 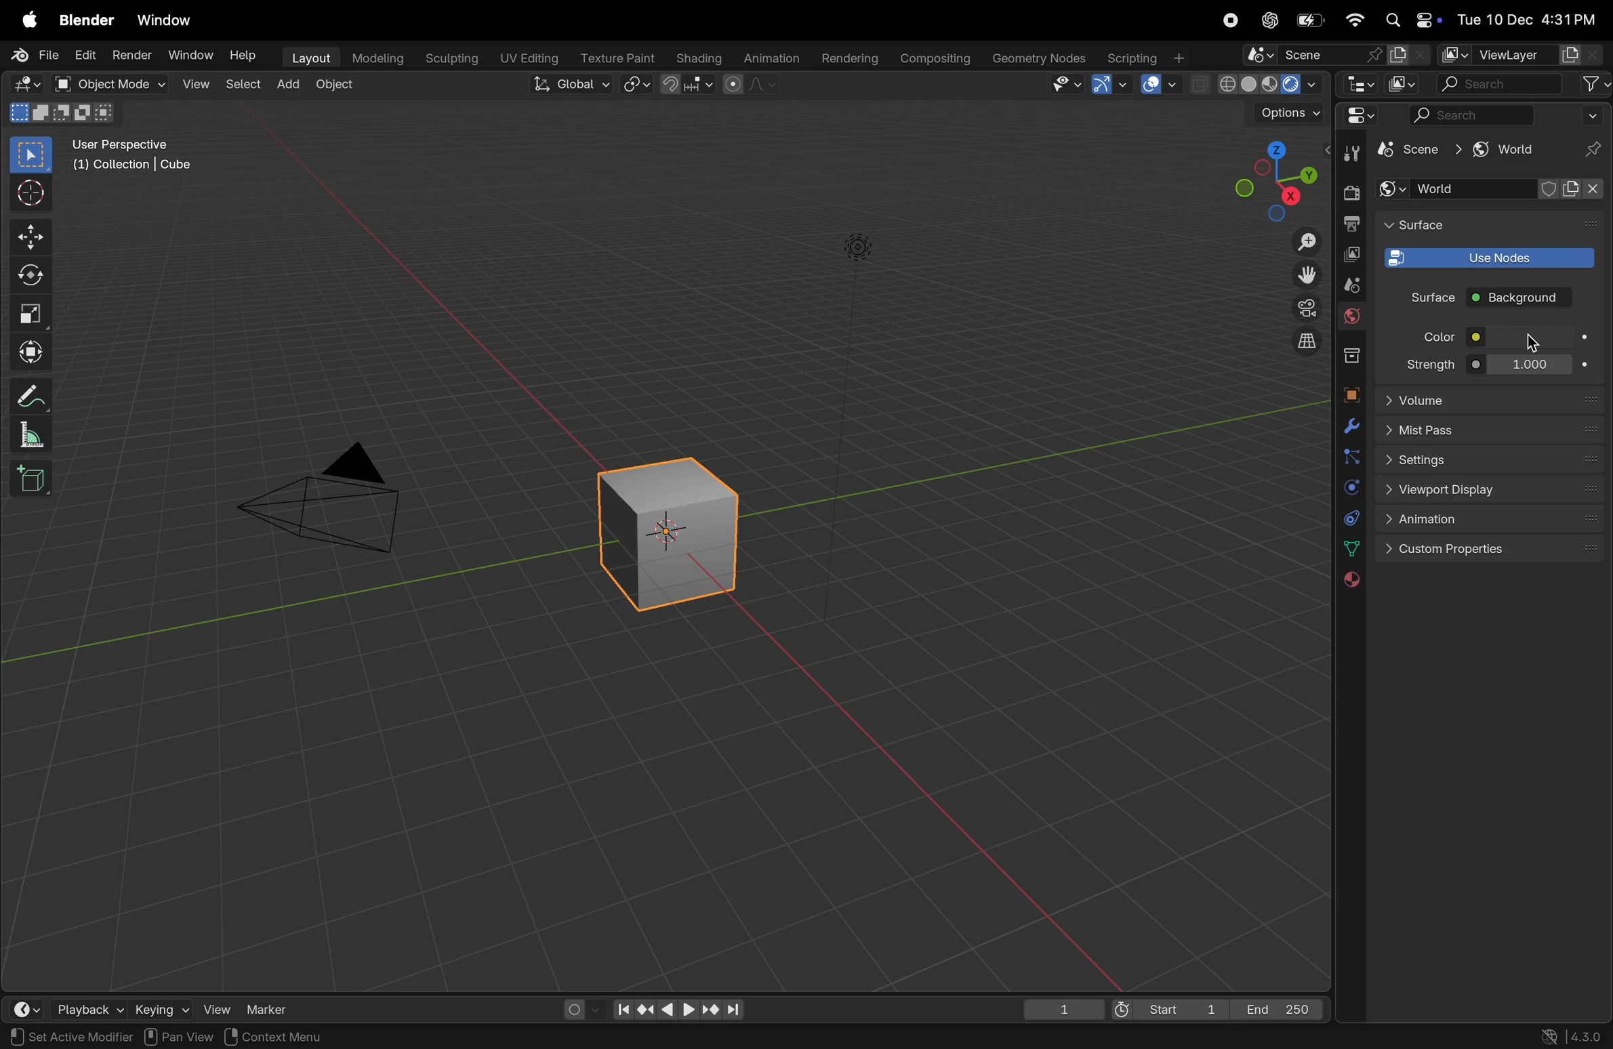 I want to click on world, so click(x=1505, y=150).